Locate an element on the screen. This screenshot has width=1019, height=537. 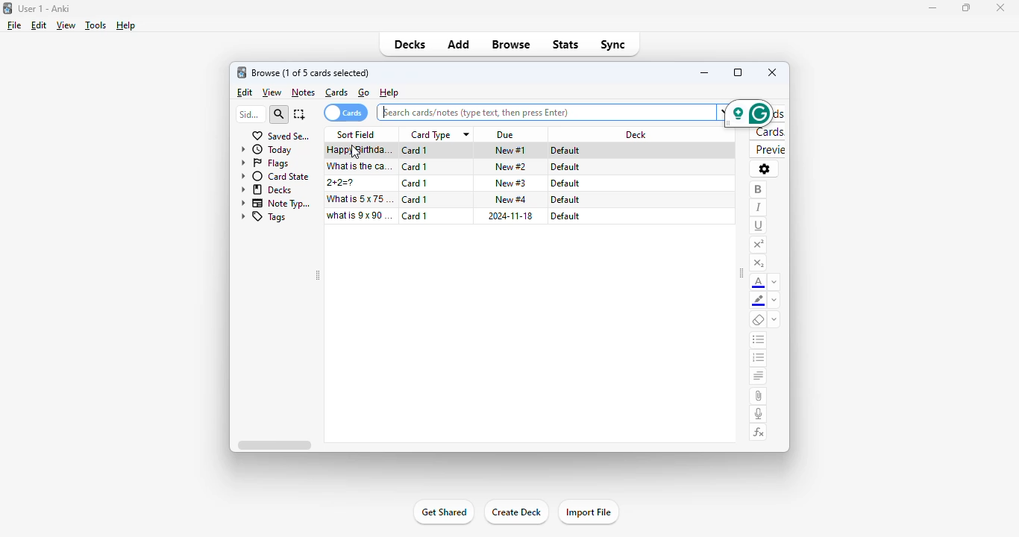
cursor is located at coordinates (355, 153).